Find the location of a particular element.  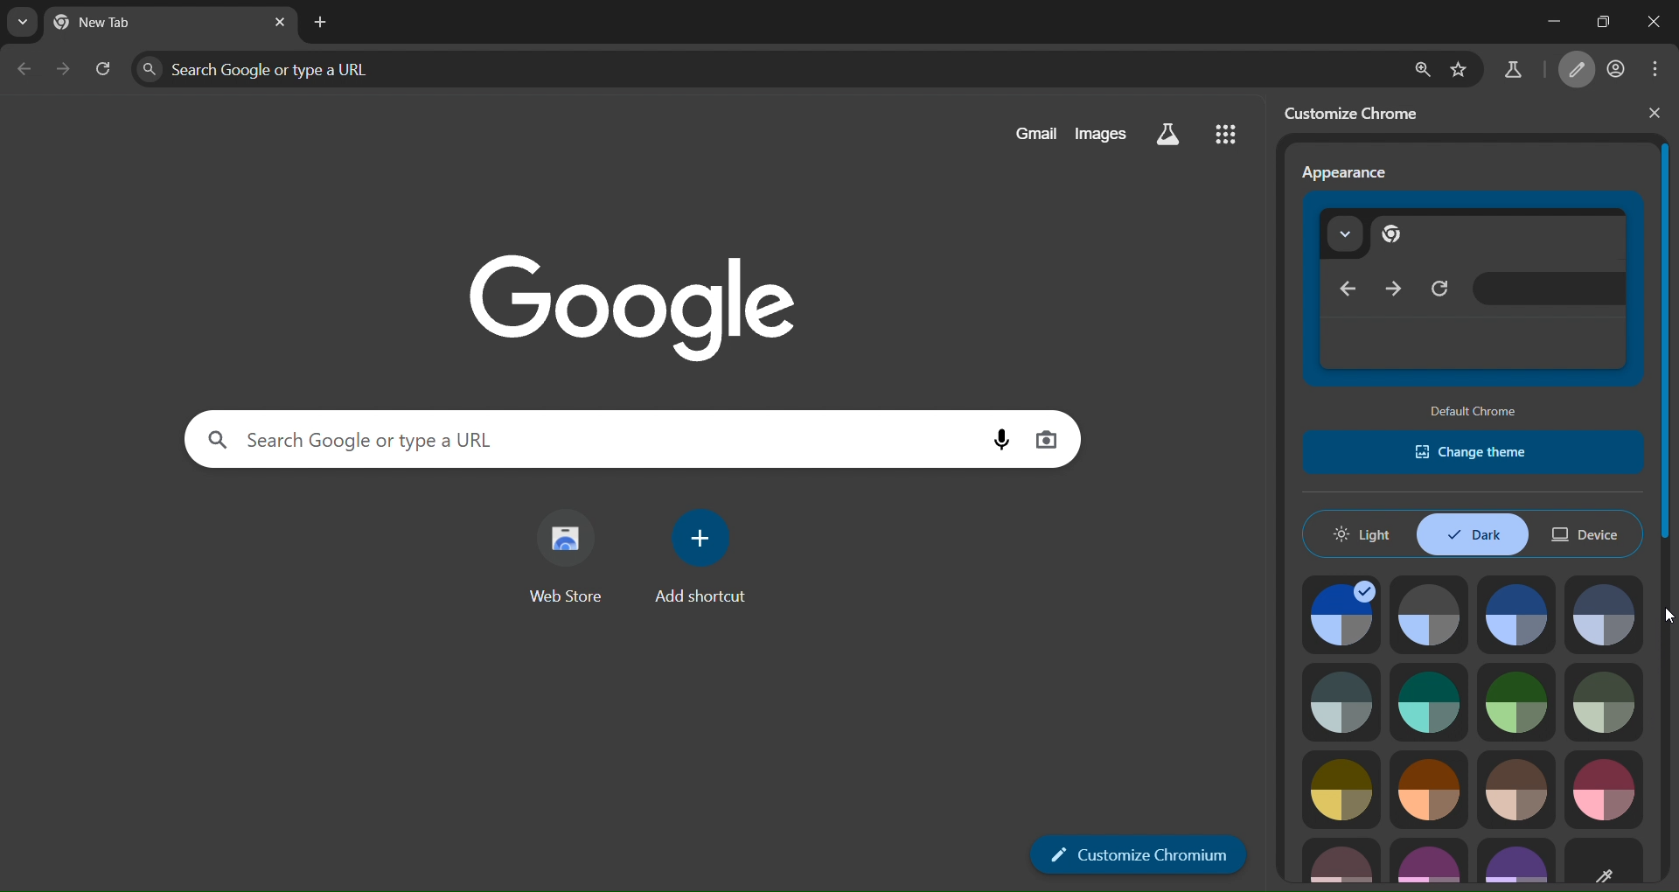

theme is located at coordinates (1515, 857).